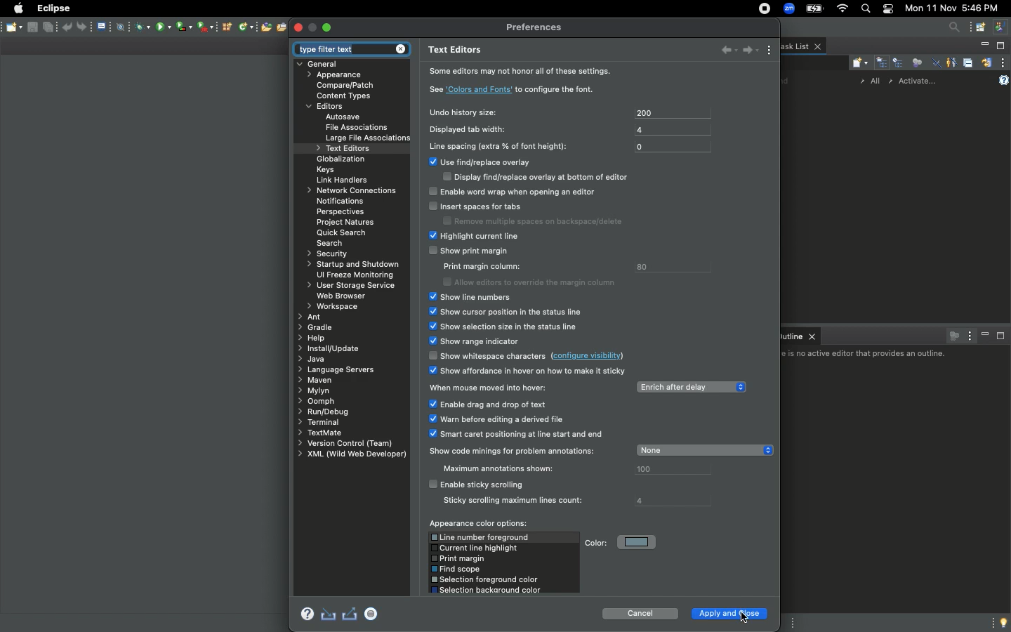  I want to click on None, so click(704, 450).